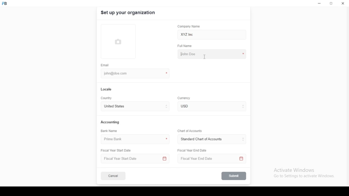  Describe the element at coordinates (234, 176) in the screenshot. I see `submit` at that location.